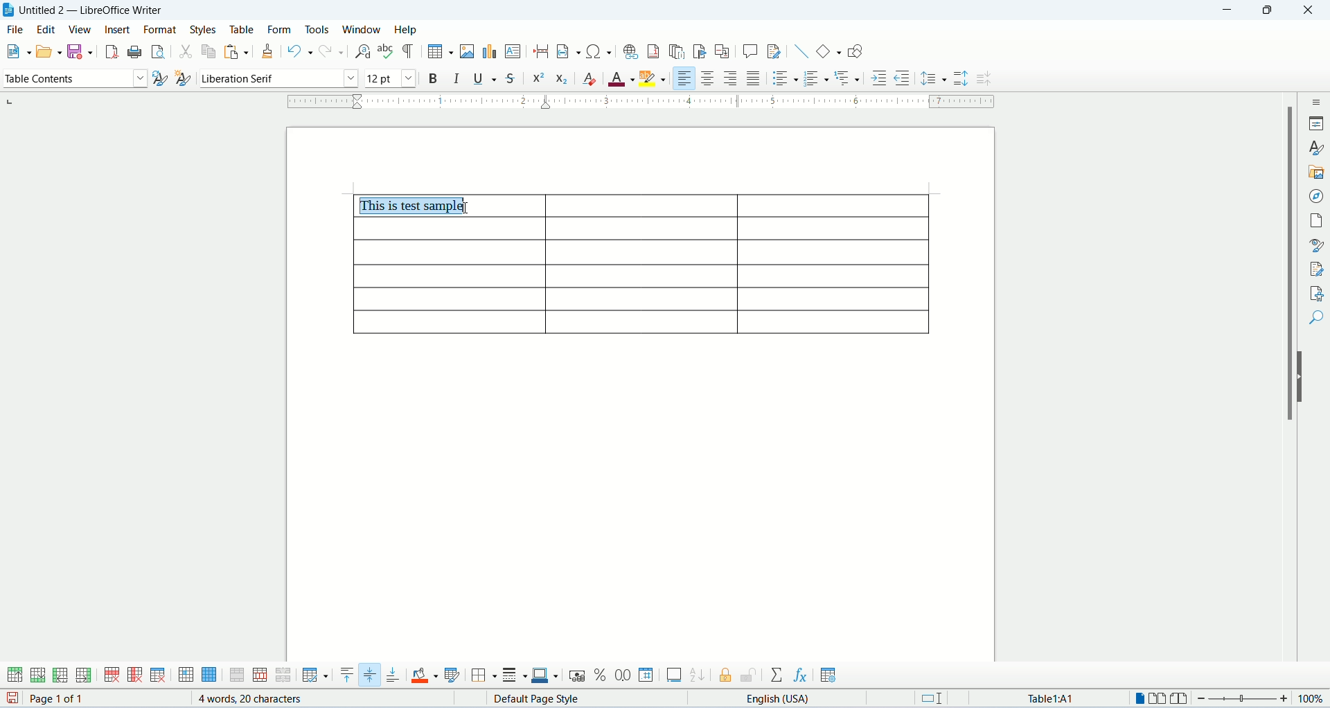 The image size is (1330, 708). Describe the element at coordinates (409, 50) in the screenshot. I see `formatting marks` at that location.